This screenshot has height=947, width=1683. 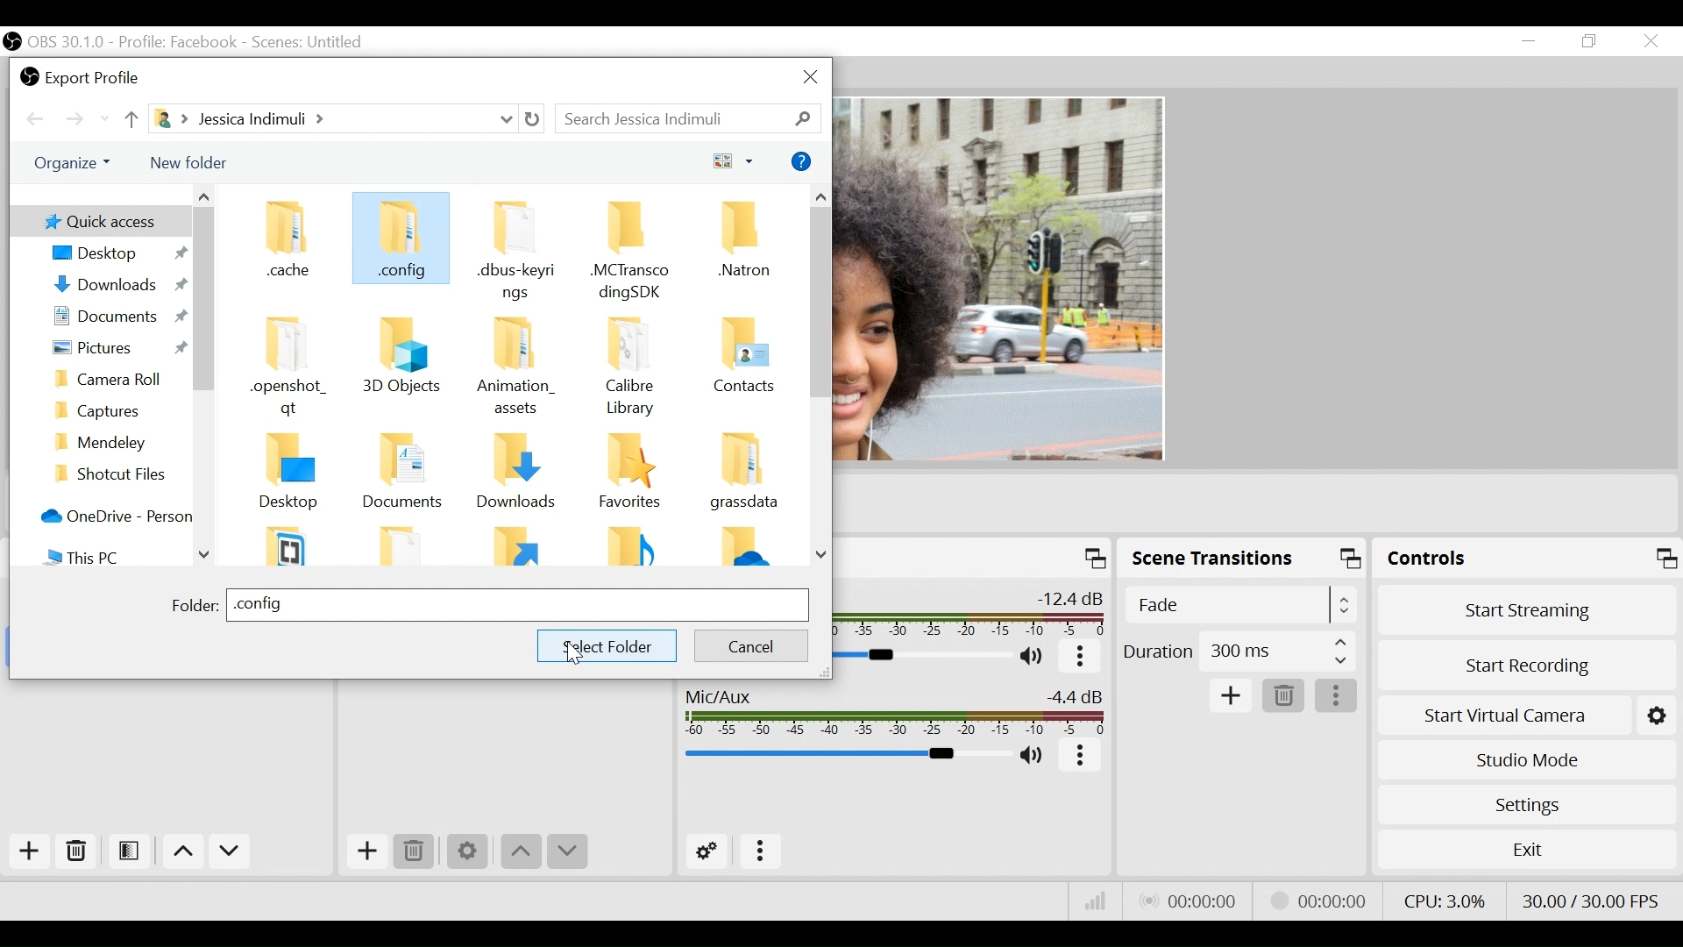 I want to click on (un)mute, so click(x=1037, y=658).